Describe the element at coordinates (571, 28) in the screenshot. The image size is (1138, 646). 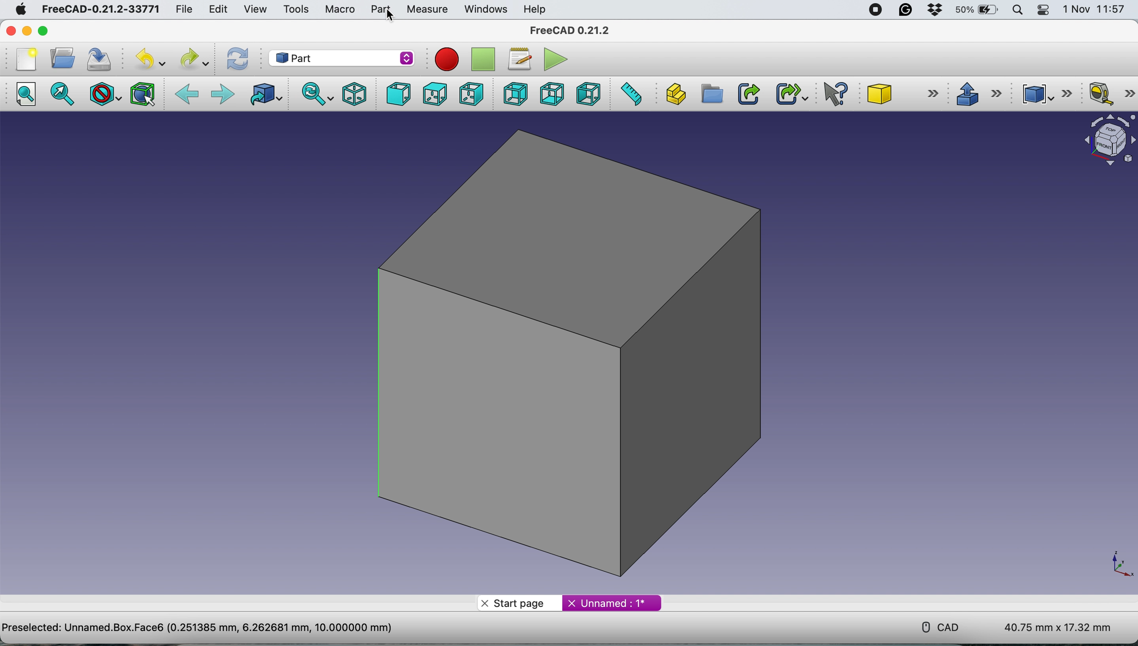
I see `freecad 0.21.2` at that location.